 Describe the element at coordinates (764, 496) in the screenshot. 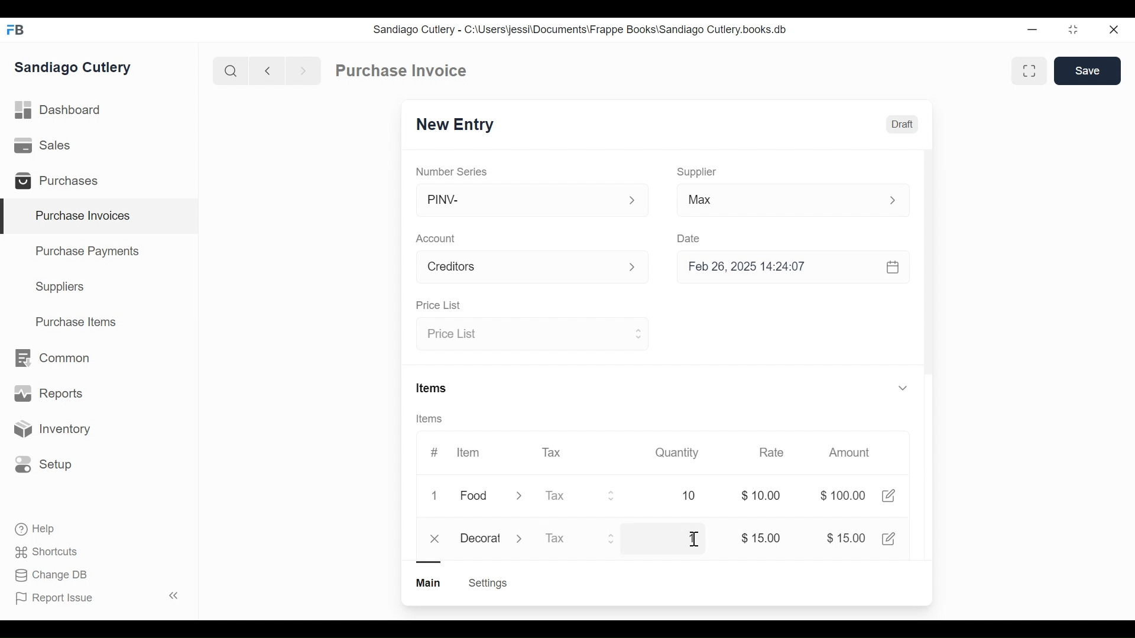

I see `$0.00` at that location.